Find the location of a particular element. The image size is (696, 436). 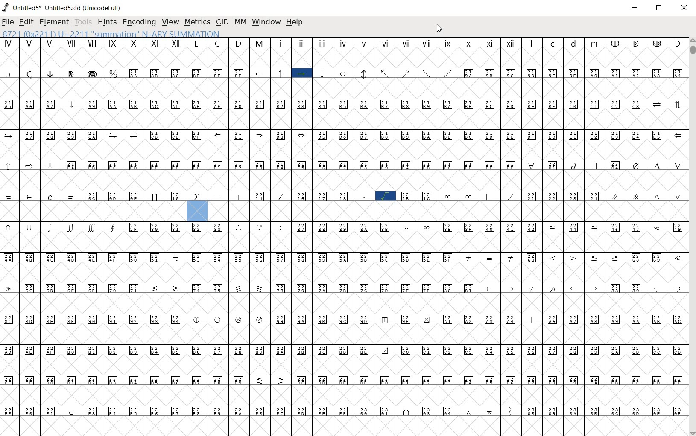

ELEMENT is located at coordinates (55, 22).